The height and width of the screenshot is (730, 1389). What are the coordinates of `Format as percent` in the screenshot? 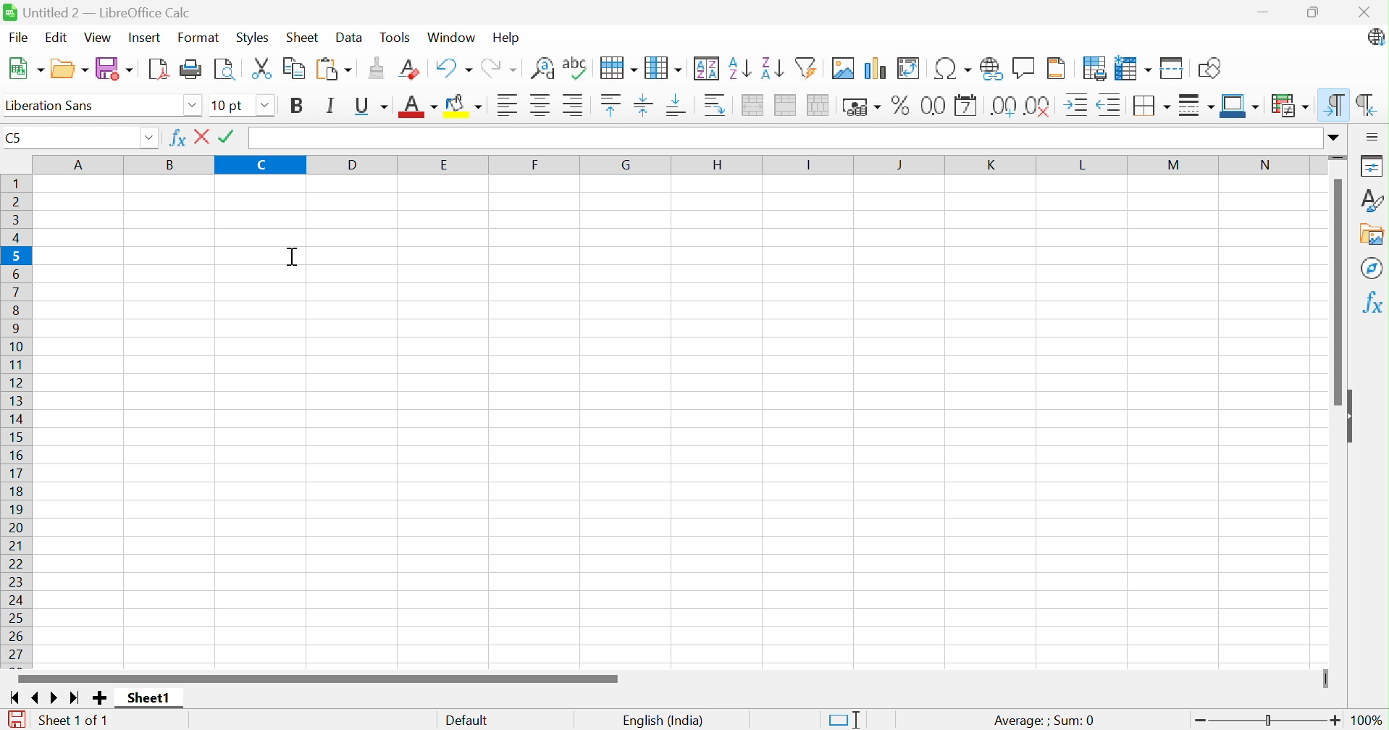 It's located at (902, 105).